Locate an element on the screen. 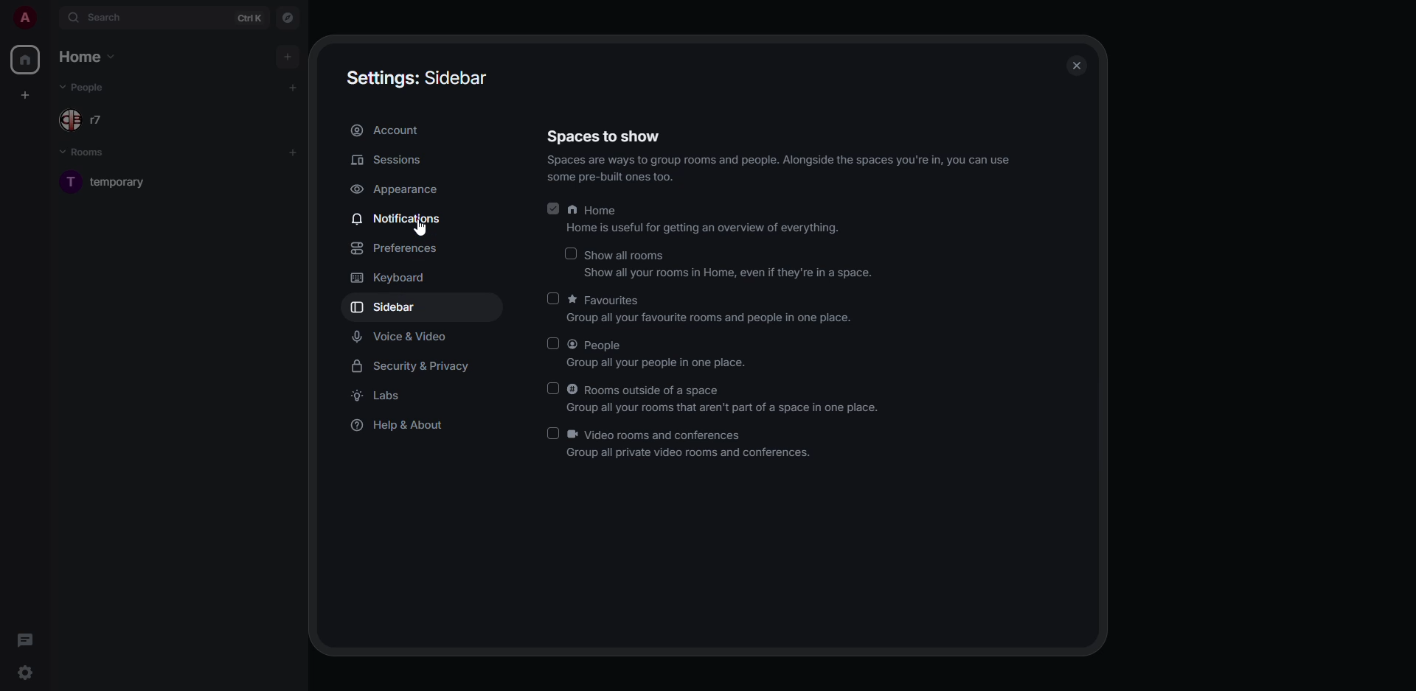 The image size is (1416, 691). expand is located at coordinates (49, 20).